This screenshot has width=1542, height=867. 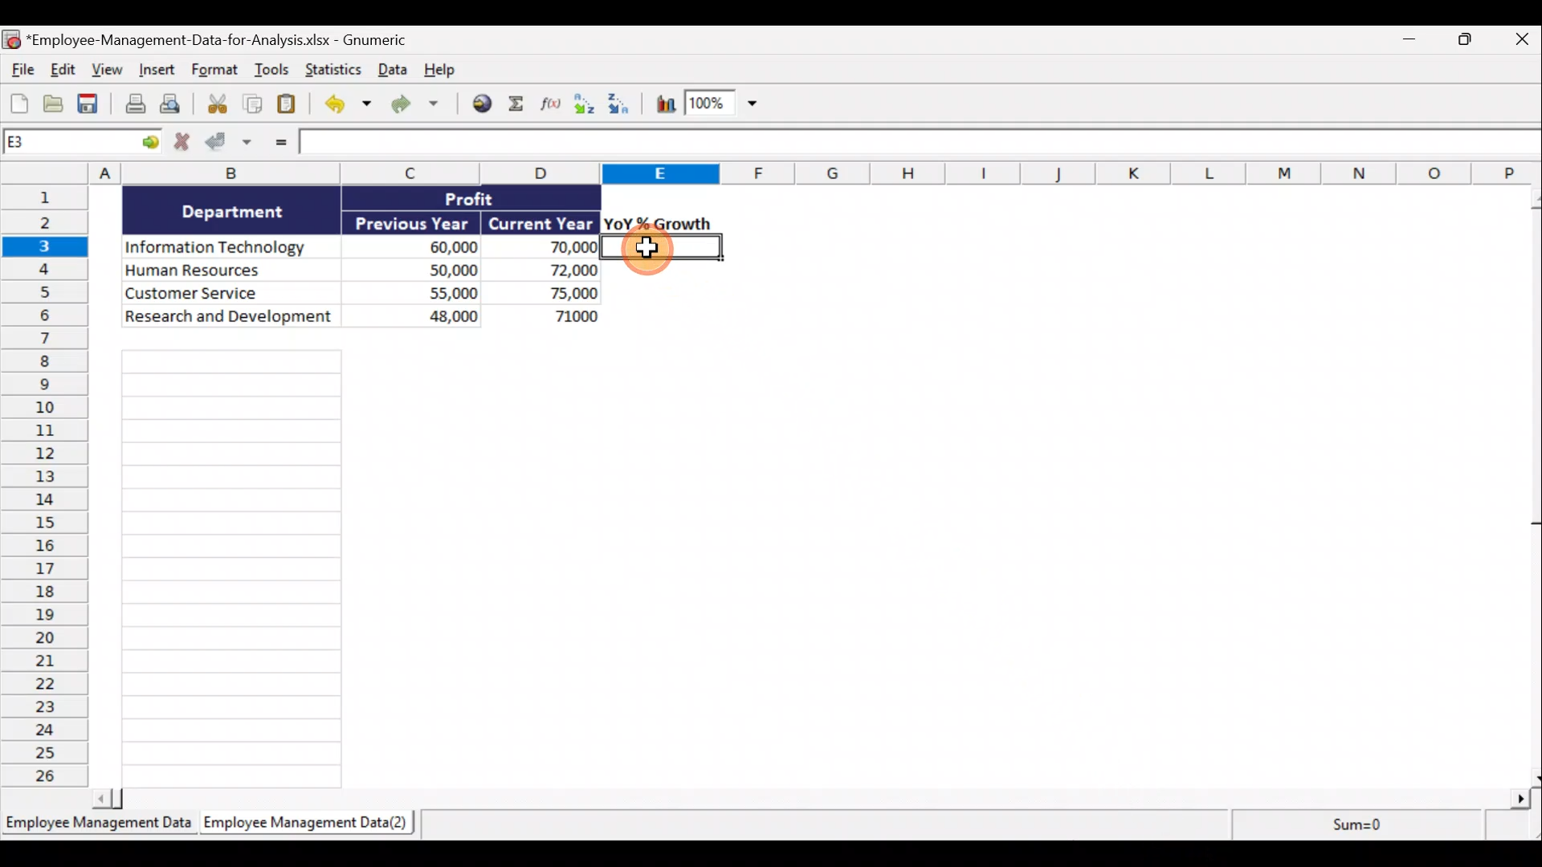 I want to click on Data, so click(x=358, y=256).